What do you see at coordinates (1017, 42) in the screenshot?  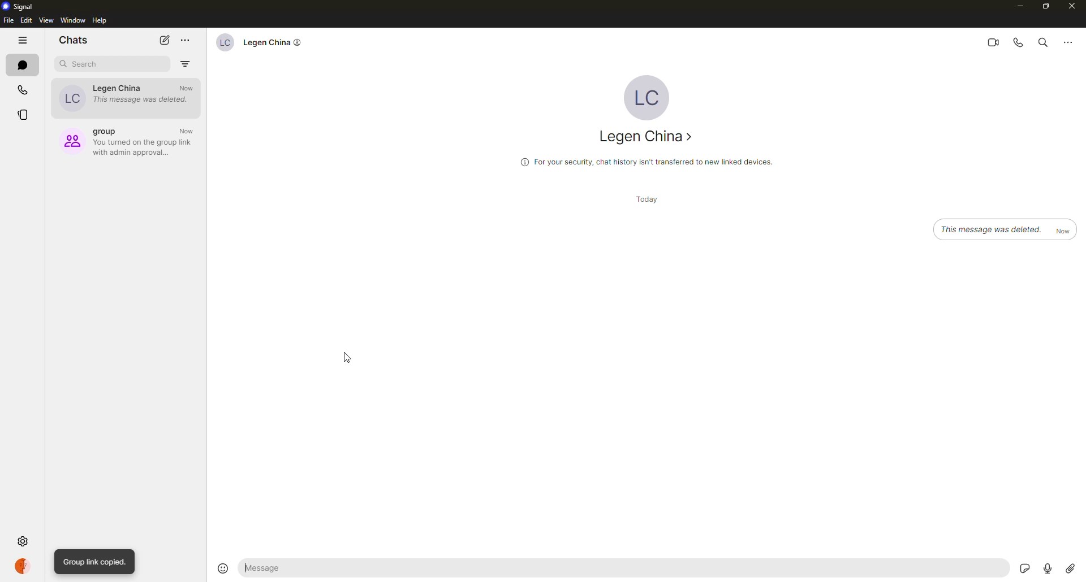 I see `voice call` at bounding box center [1017, 42].